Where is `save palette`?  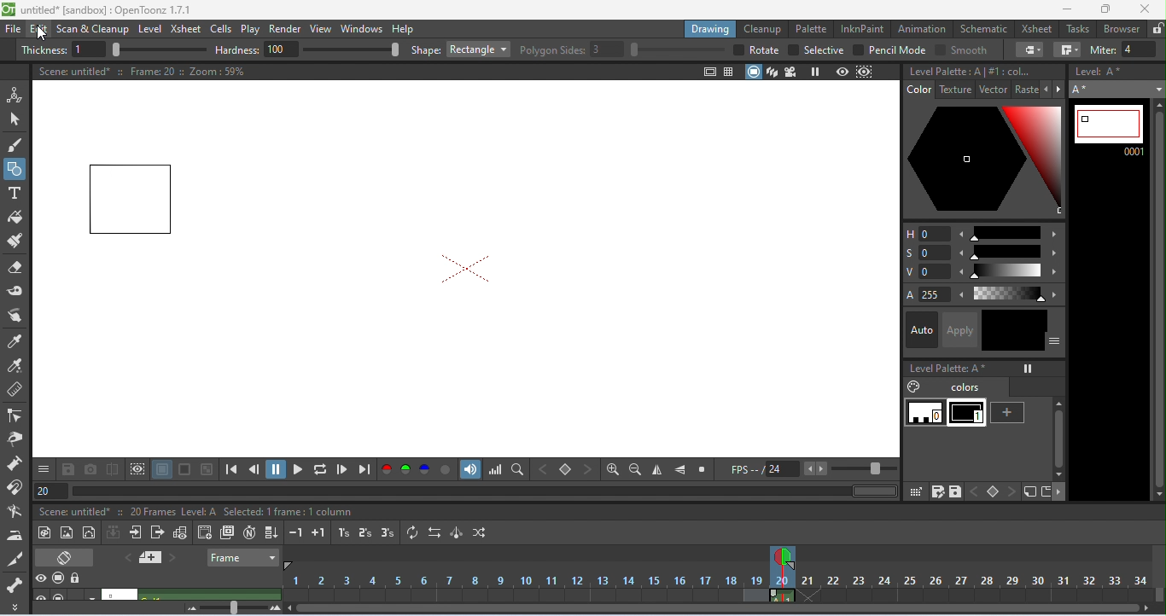
save palette is located at coordinates (955, 493).